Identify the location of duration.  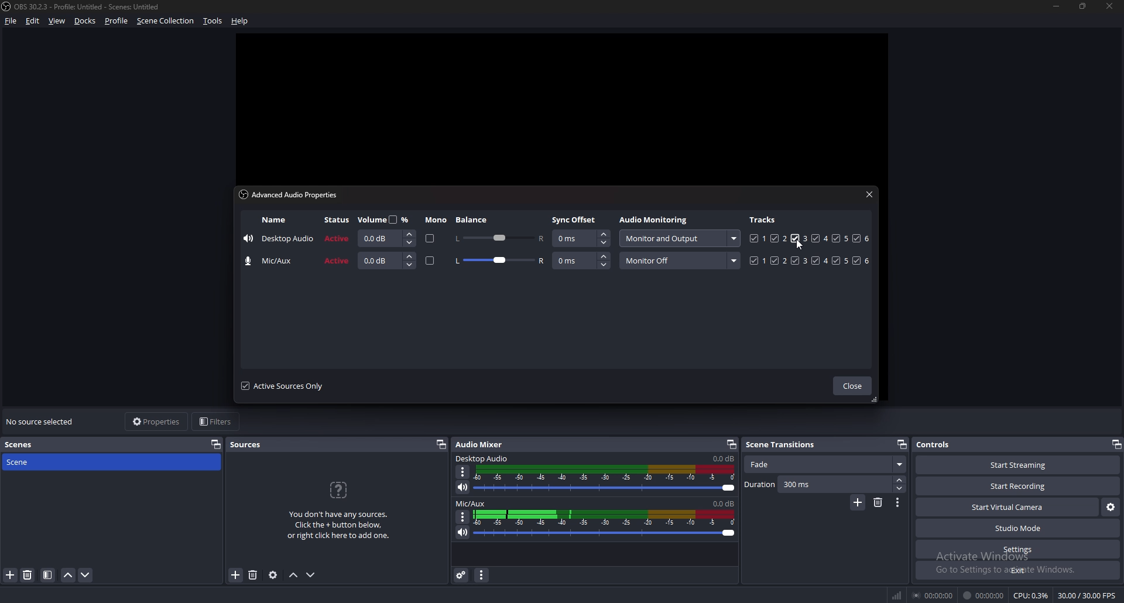
(817, 485).